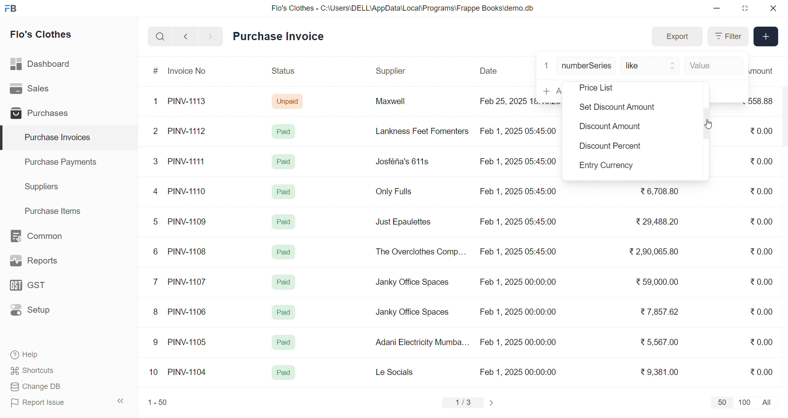 This screenshot has height=418, width=788. Describe the element at coordinates (492, 402) in the screenshot. I see `change page` at that location.